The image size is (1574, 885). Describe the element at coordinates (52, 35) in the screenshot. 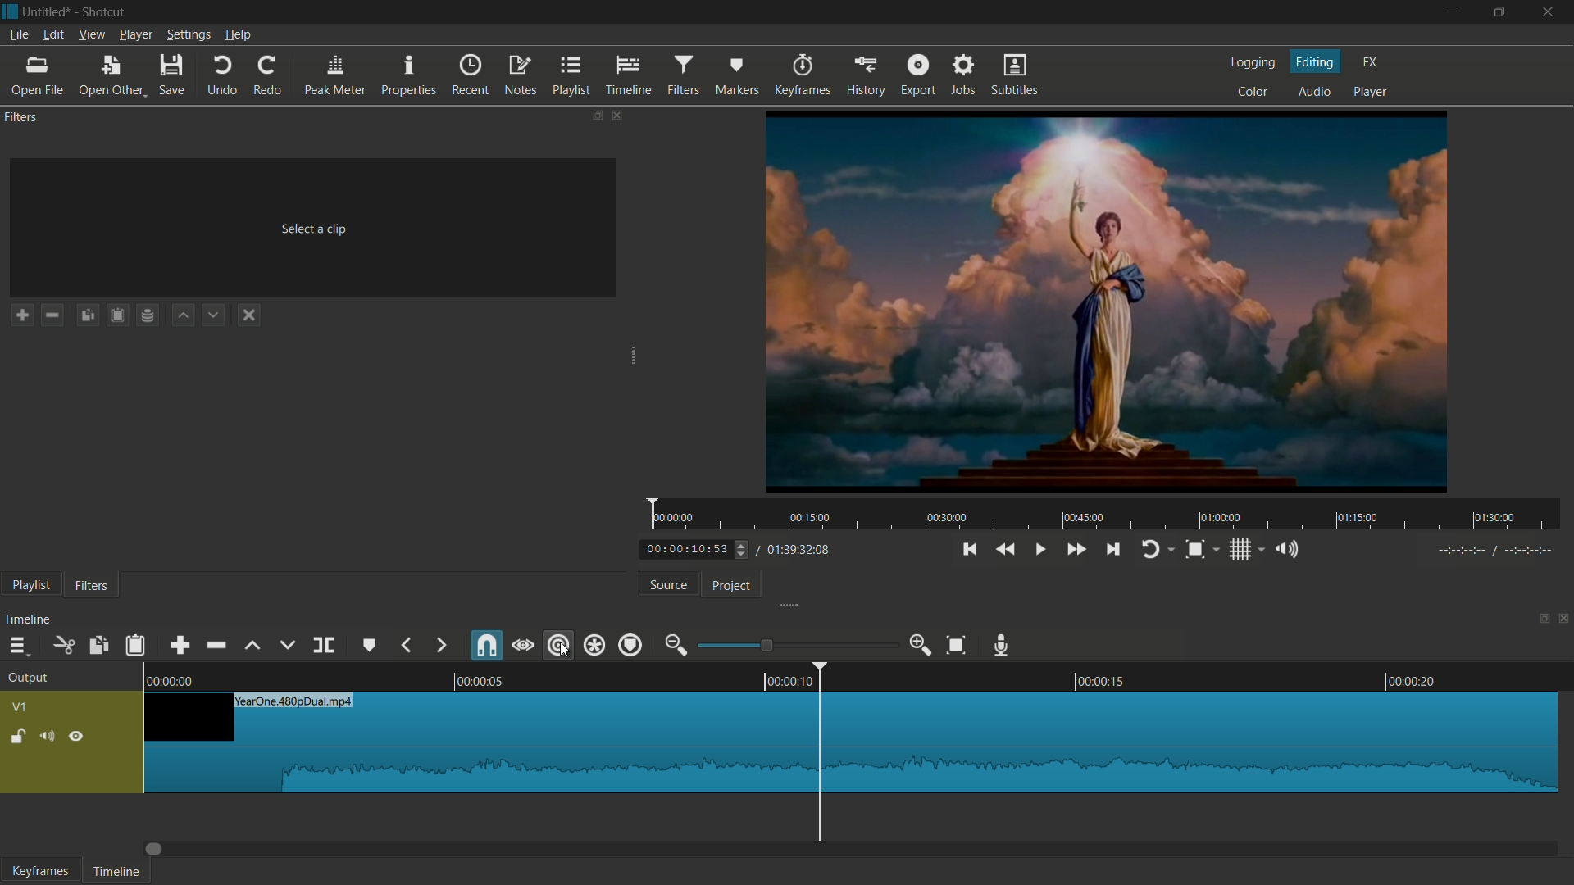

I see `edit menu` at that location.